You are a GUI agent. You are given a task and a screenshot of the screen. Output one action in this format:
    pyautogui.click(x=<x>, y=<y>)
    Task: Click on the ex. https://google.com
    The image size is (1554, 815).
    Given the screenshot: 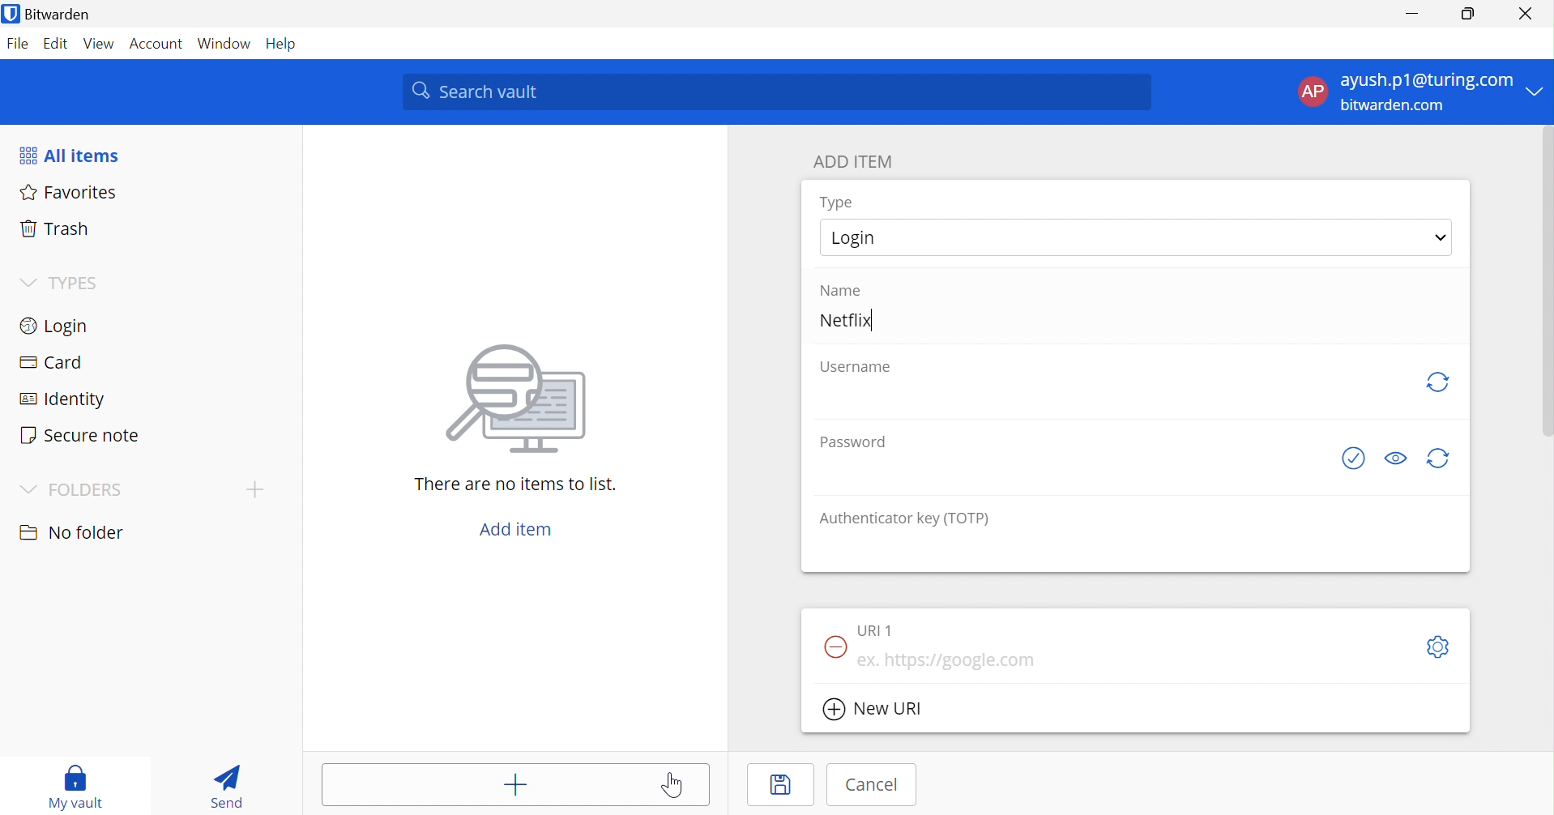 What is the action you would take?
    pyautogui.click(x=949, y=660)
    